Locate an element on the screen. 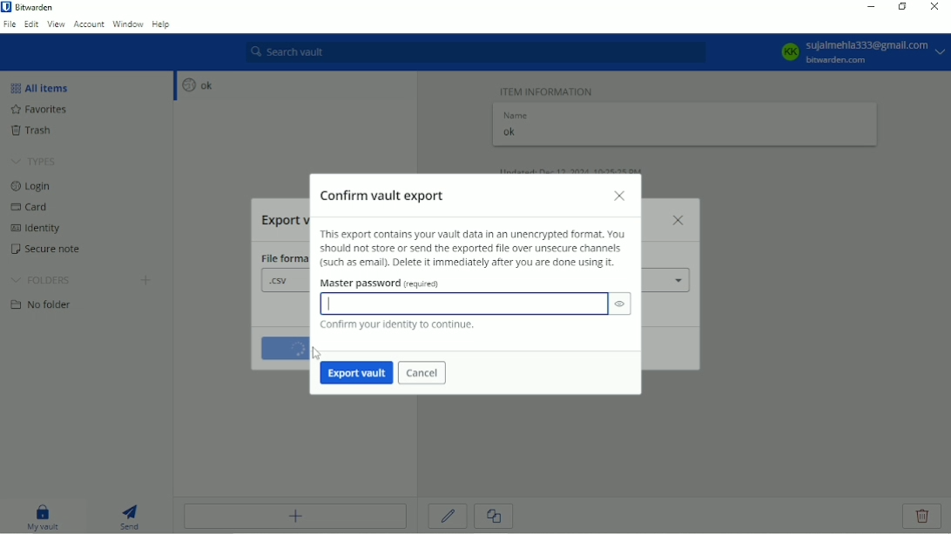  Send is located at coordinates (131, 515).